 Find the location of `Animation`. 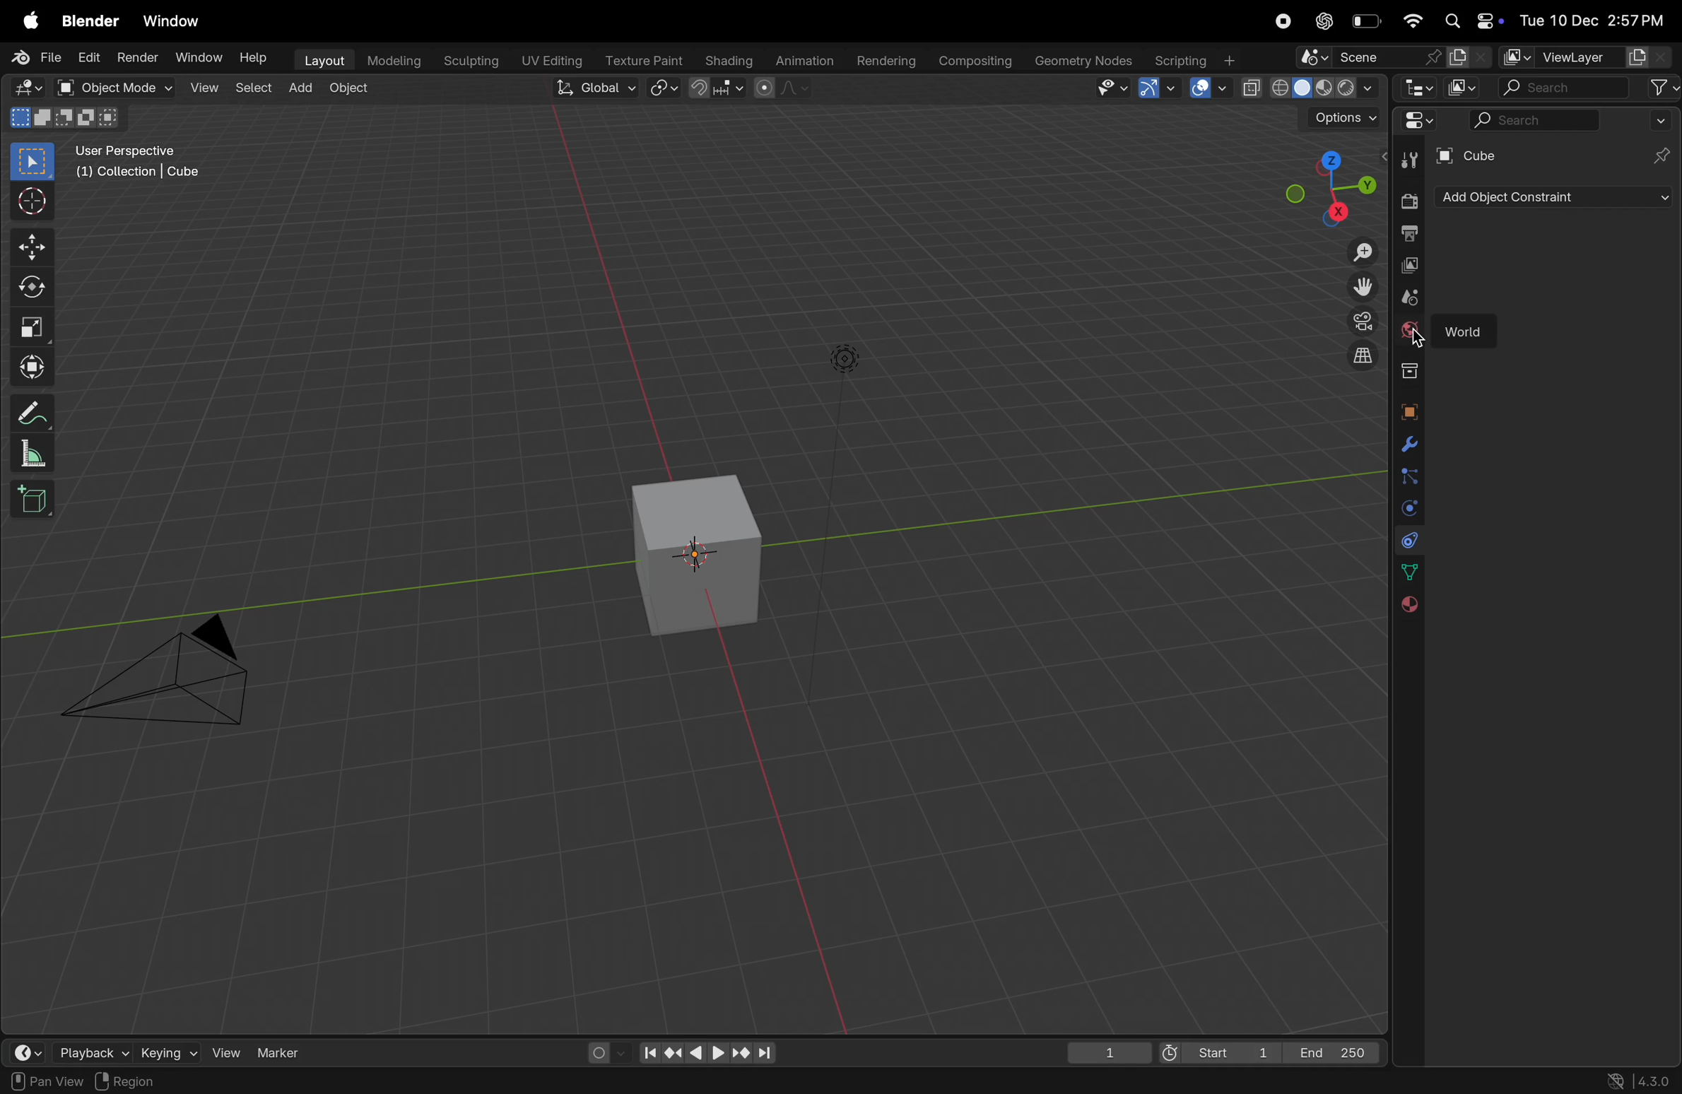

Animation is located at coordinates (802, 62).